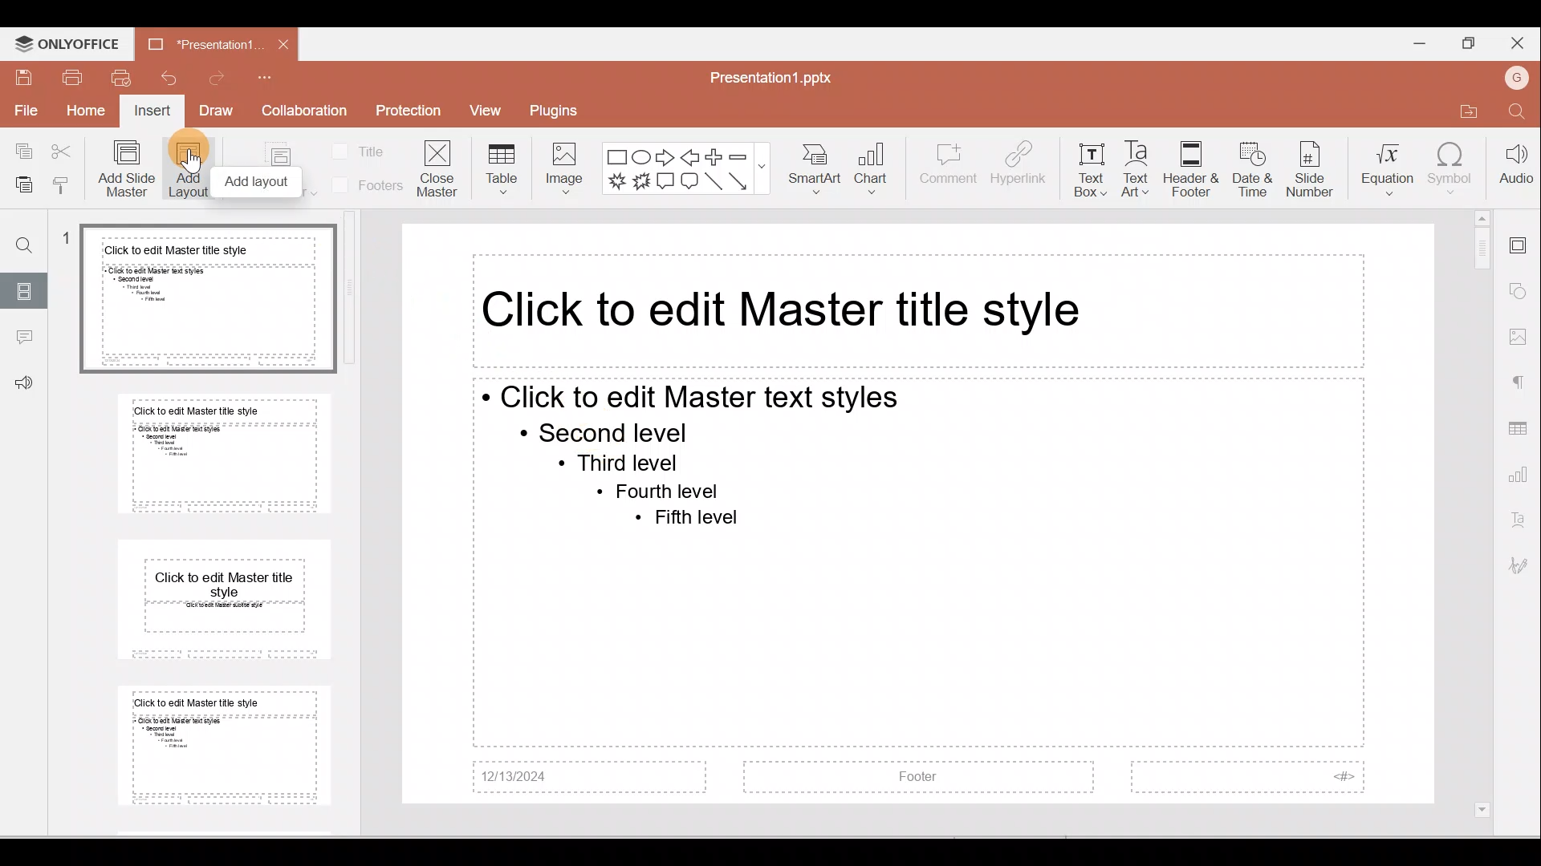 The height and width of the screenshot is (866, 1541). Describe the element at coordinates (641, 156) in the screenshot. I see `Ellipse` at that location.